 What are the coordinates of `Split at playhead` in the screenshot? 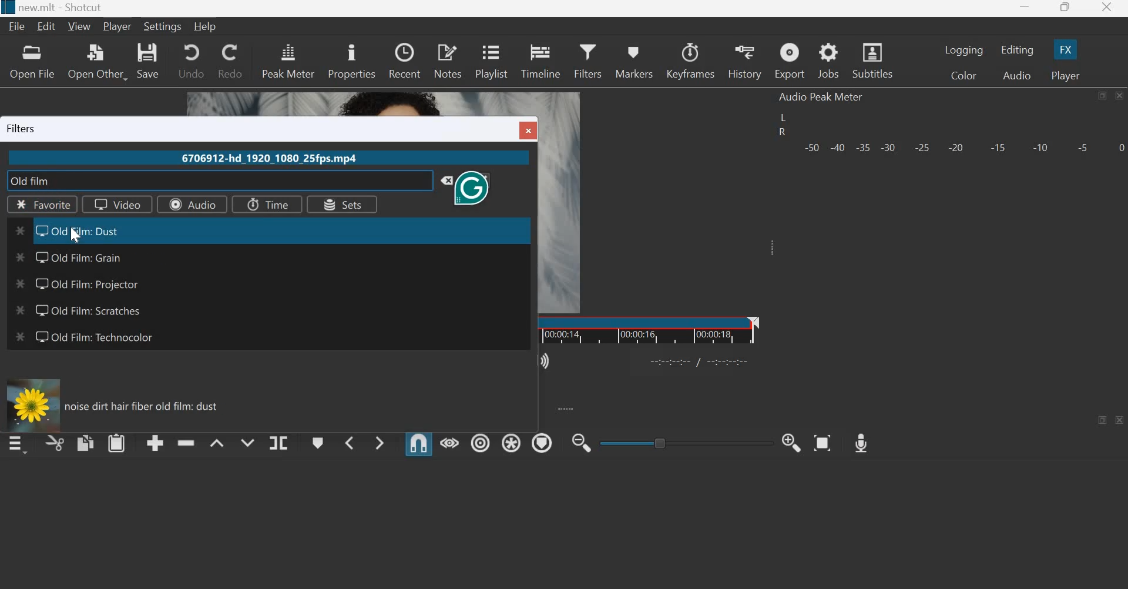 It's located at (278, 443).